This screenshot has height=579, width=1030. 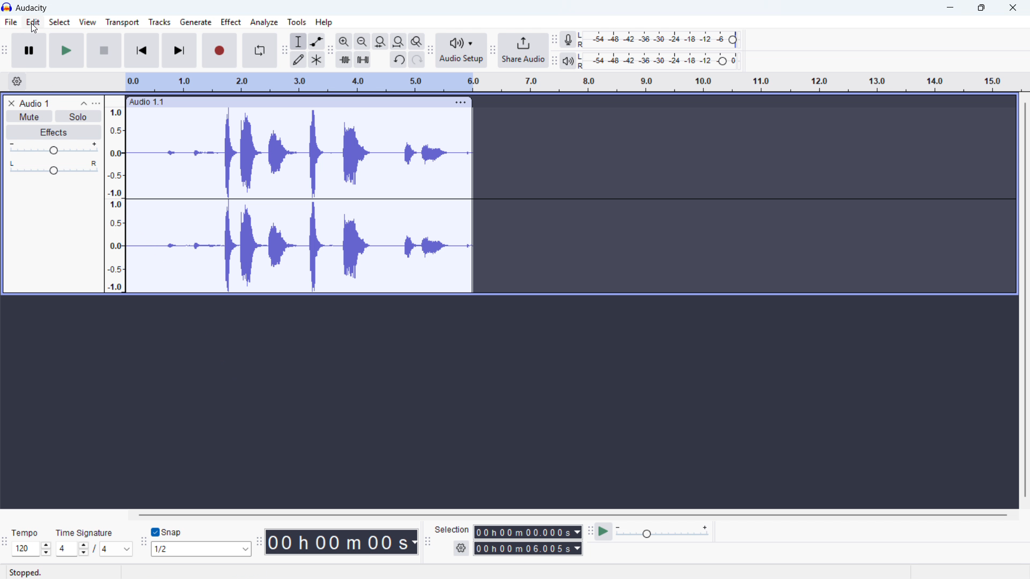 What do you see at coordinates (461, 50) in the screenshot?
I see `audio setup` at bounding box center [461, 50].